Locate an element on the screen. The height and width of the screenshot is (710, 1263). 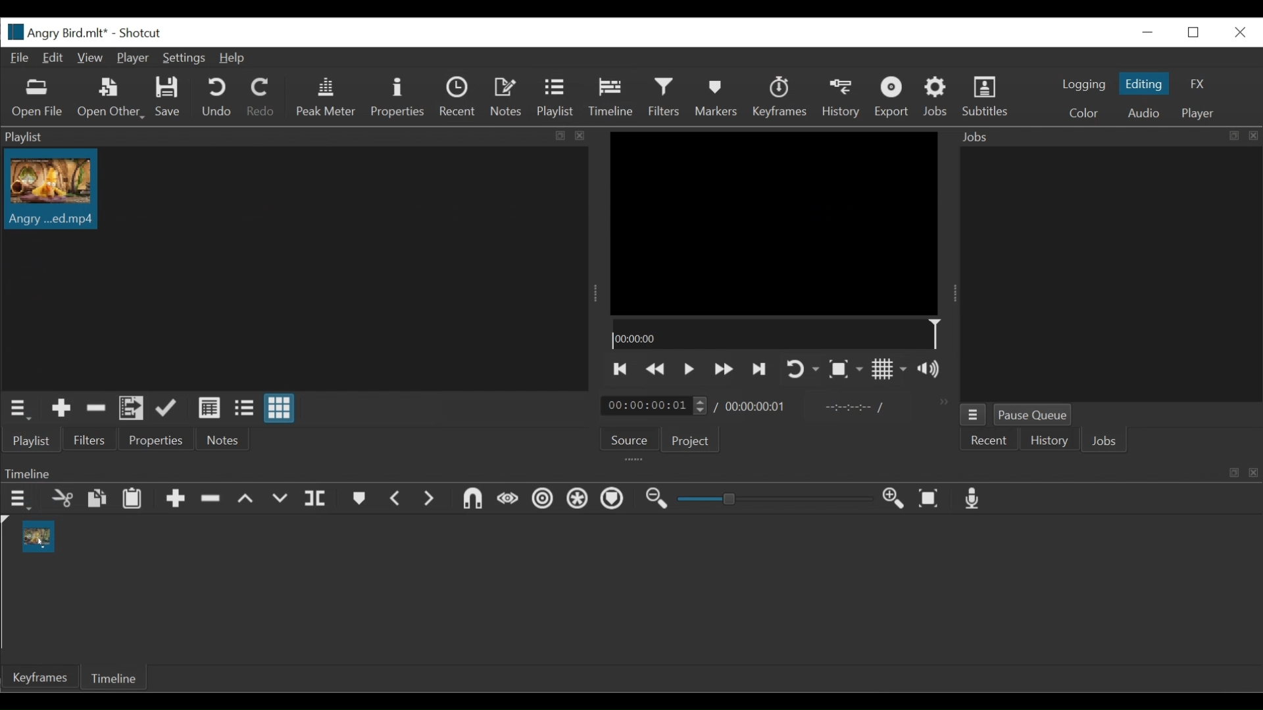
logging is located at coordinates (1082, 85).